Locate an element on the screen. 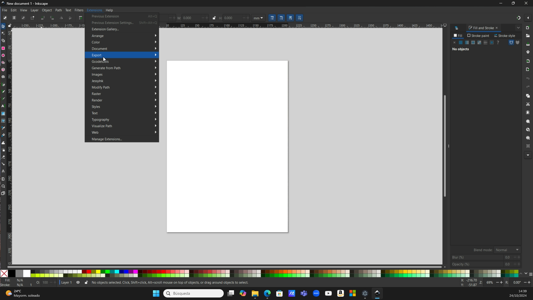  Edit is located at coordinates (14, 10).